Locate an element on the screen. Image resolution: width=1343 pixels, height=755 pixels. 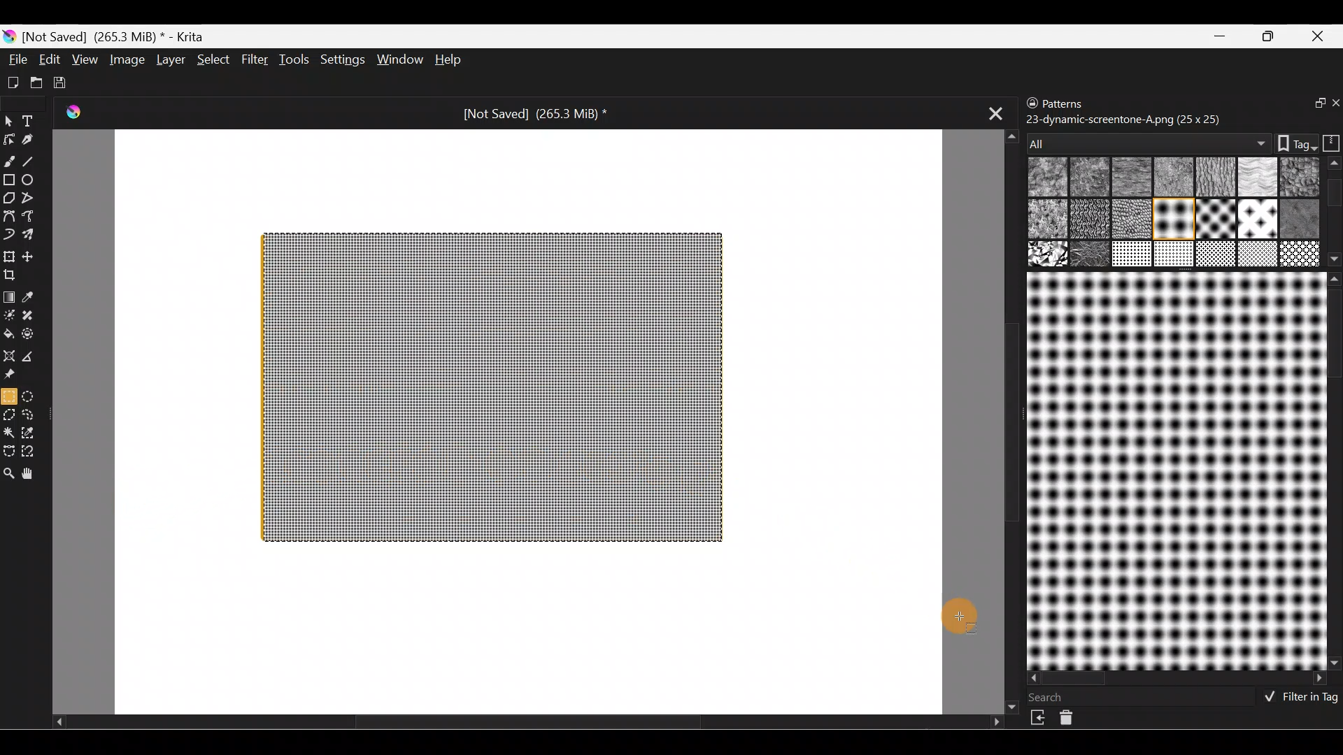
Scroll bar is located at coordinates (1178, 679).